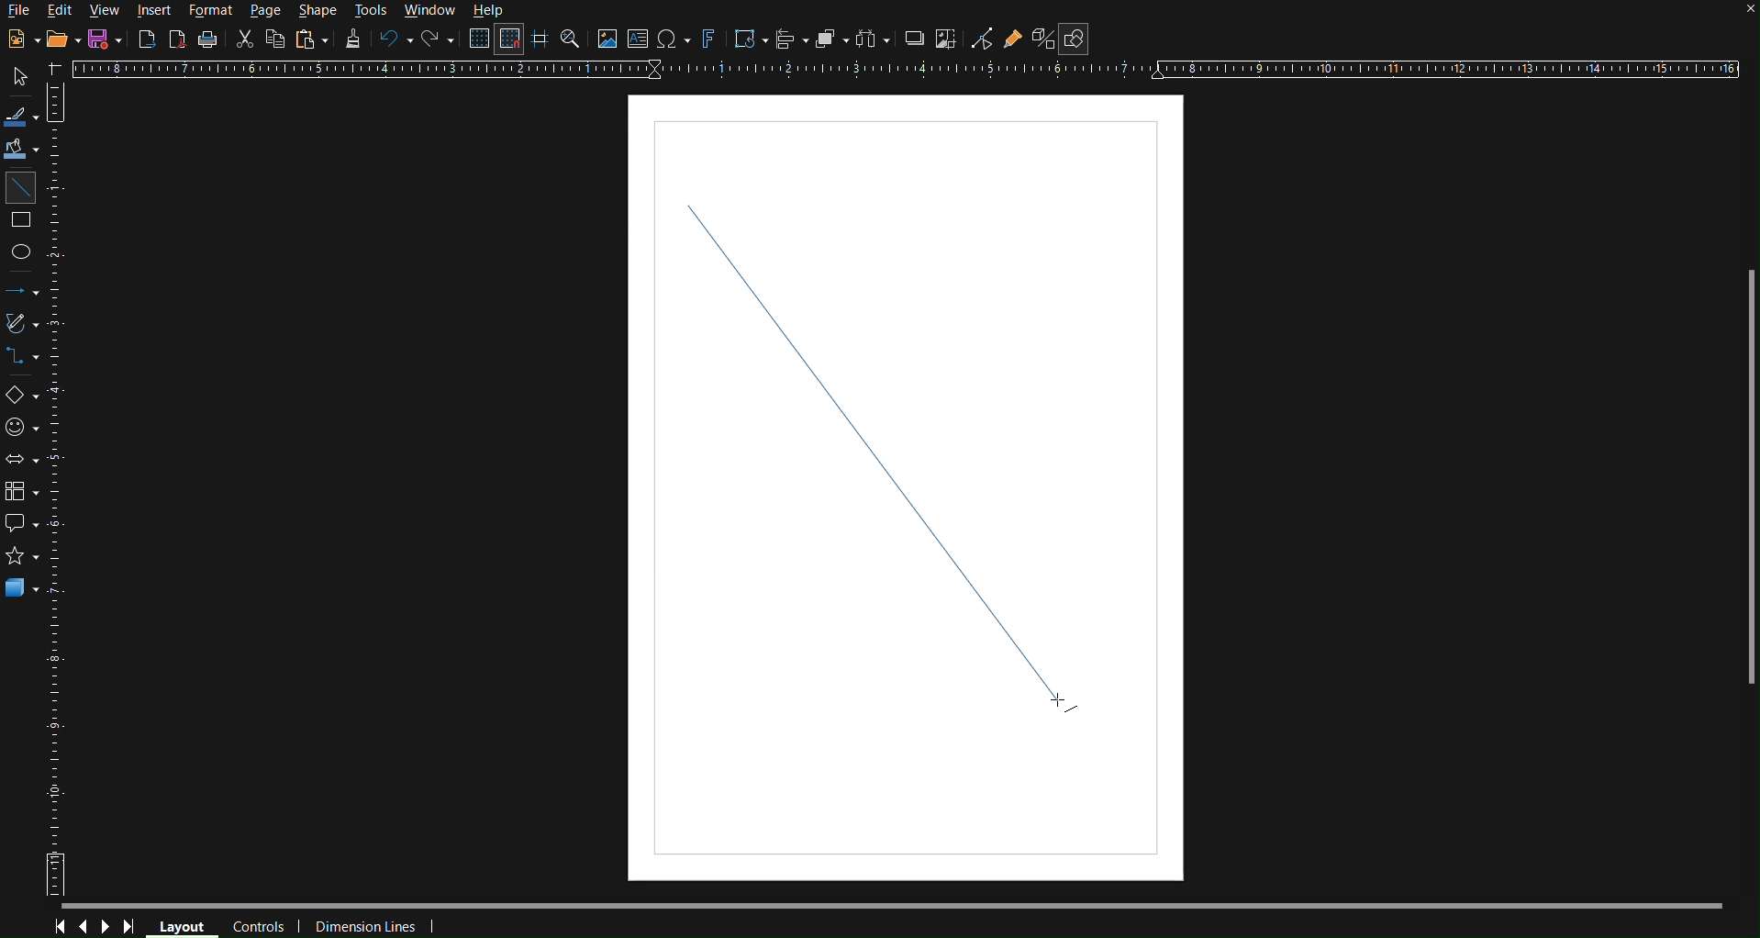 Image resolution: width=1760 pixels, height=938 pixels. What do you see at coordinates (310, 39) in the screenshot?
I see `Paste` at bounding box center [310, 39].